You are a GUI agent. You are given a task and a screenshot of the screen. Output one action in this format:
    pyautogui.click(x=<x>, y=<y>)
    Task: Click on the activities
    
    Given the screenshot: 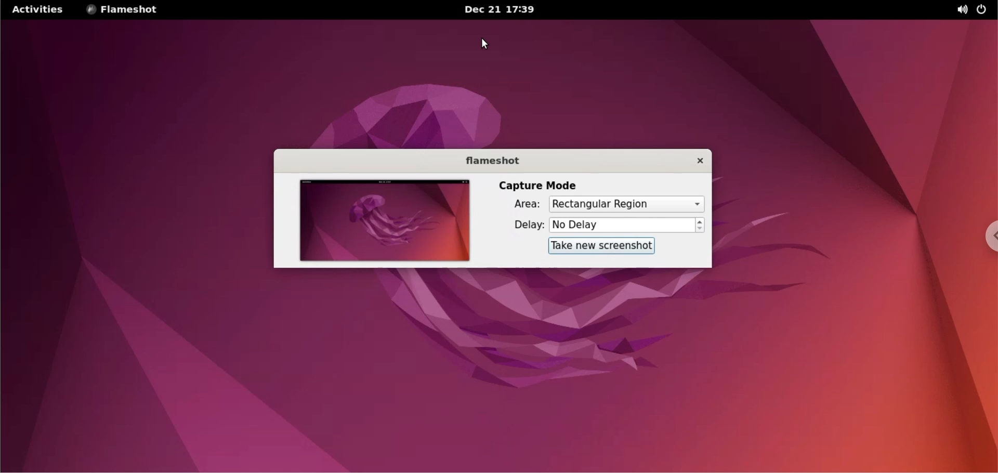 What is the action you would take?
    pyautogui.click(x=38, y=9)
    